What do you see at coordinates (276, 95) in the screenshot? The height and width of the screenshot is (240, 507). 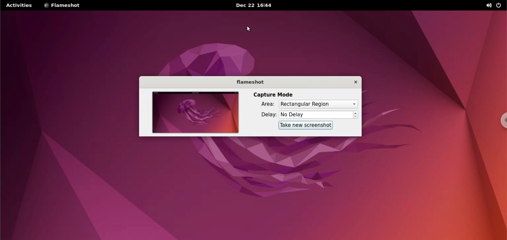 I see `capture mode` at bounding box center [276, 95].